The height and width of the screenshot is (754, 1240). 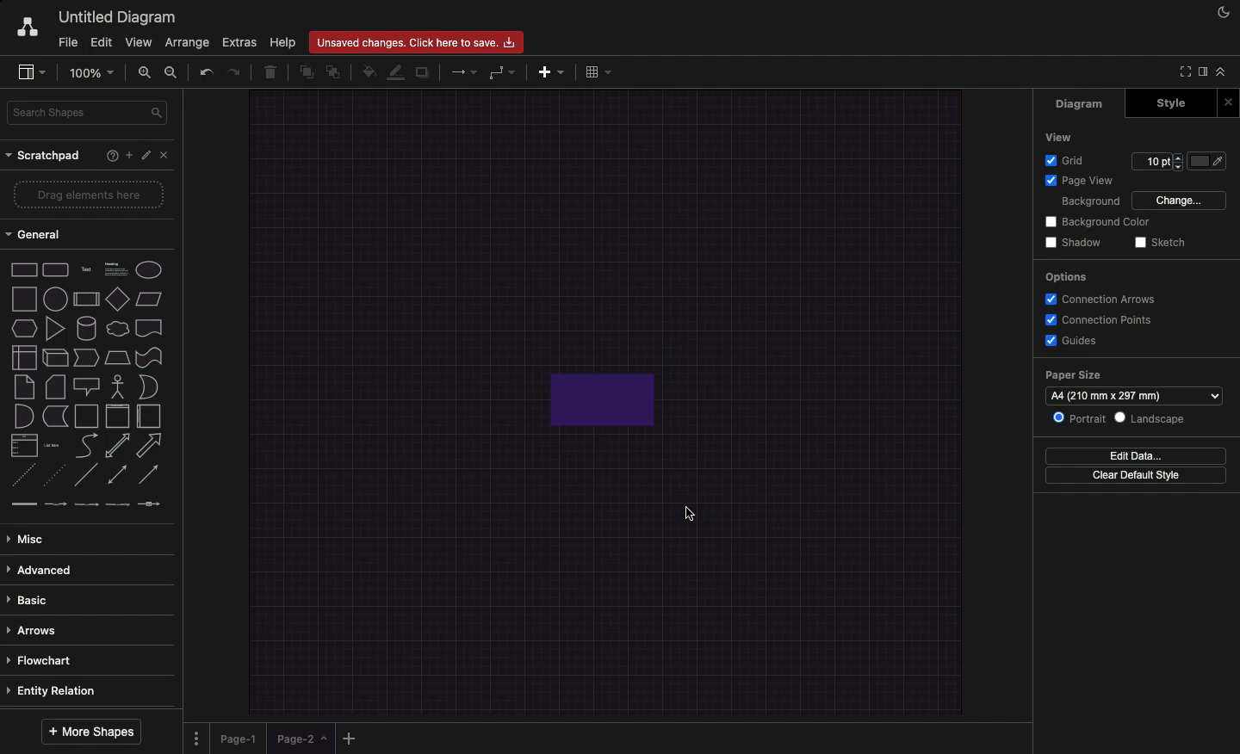 I want to click on Background, so click(x=1093, y=201).